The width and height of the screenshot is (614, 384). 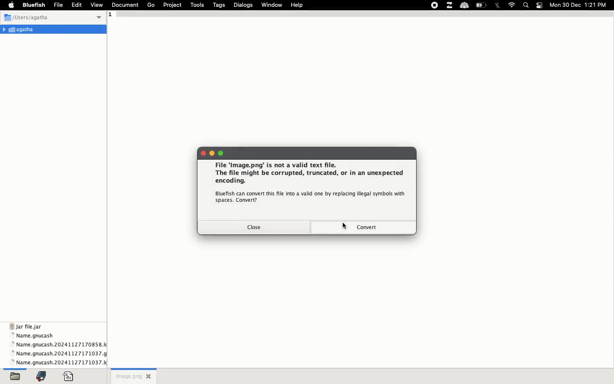 I want to click on bookmark, so click(x=41, y=375).